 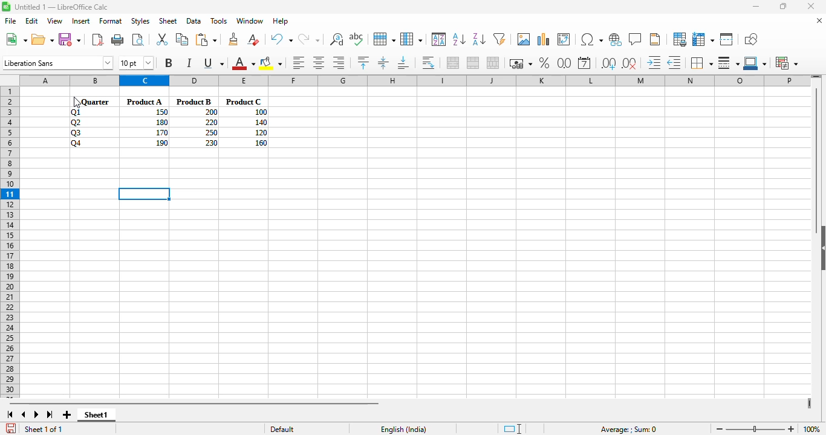 I want to click on open, so click(x=42, y=39).